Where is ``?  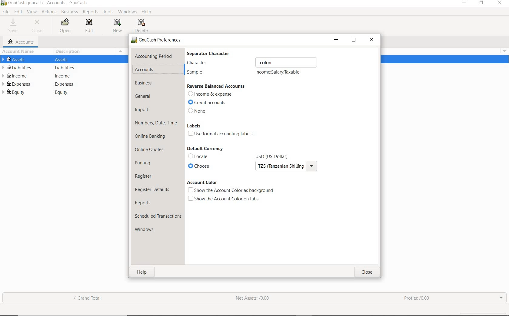  is located at coordinates (64, 94).